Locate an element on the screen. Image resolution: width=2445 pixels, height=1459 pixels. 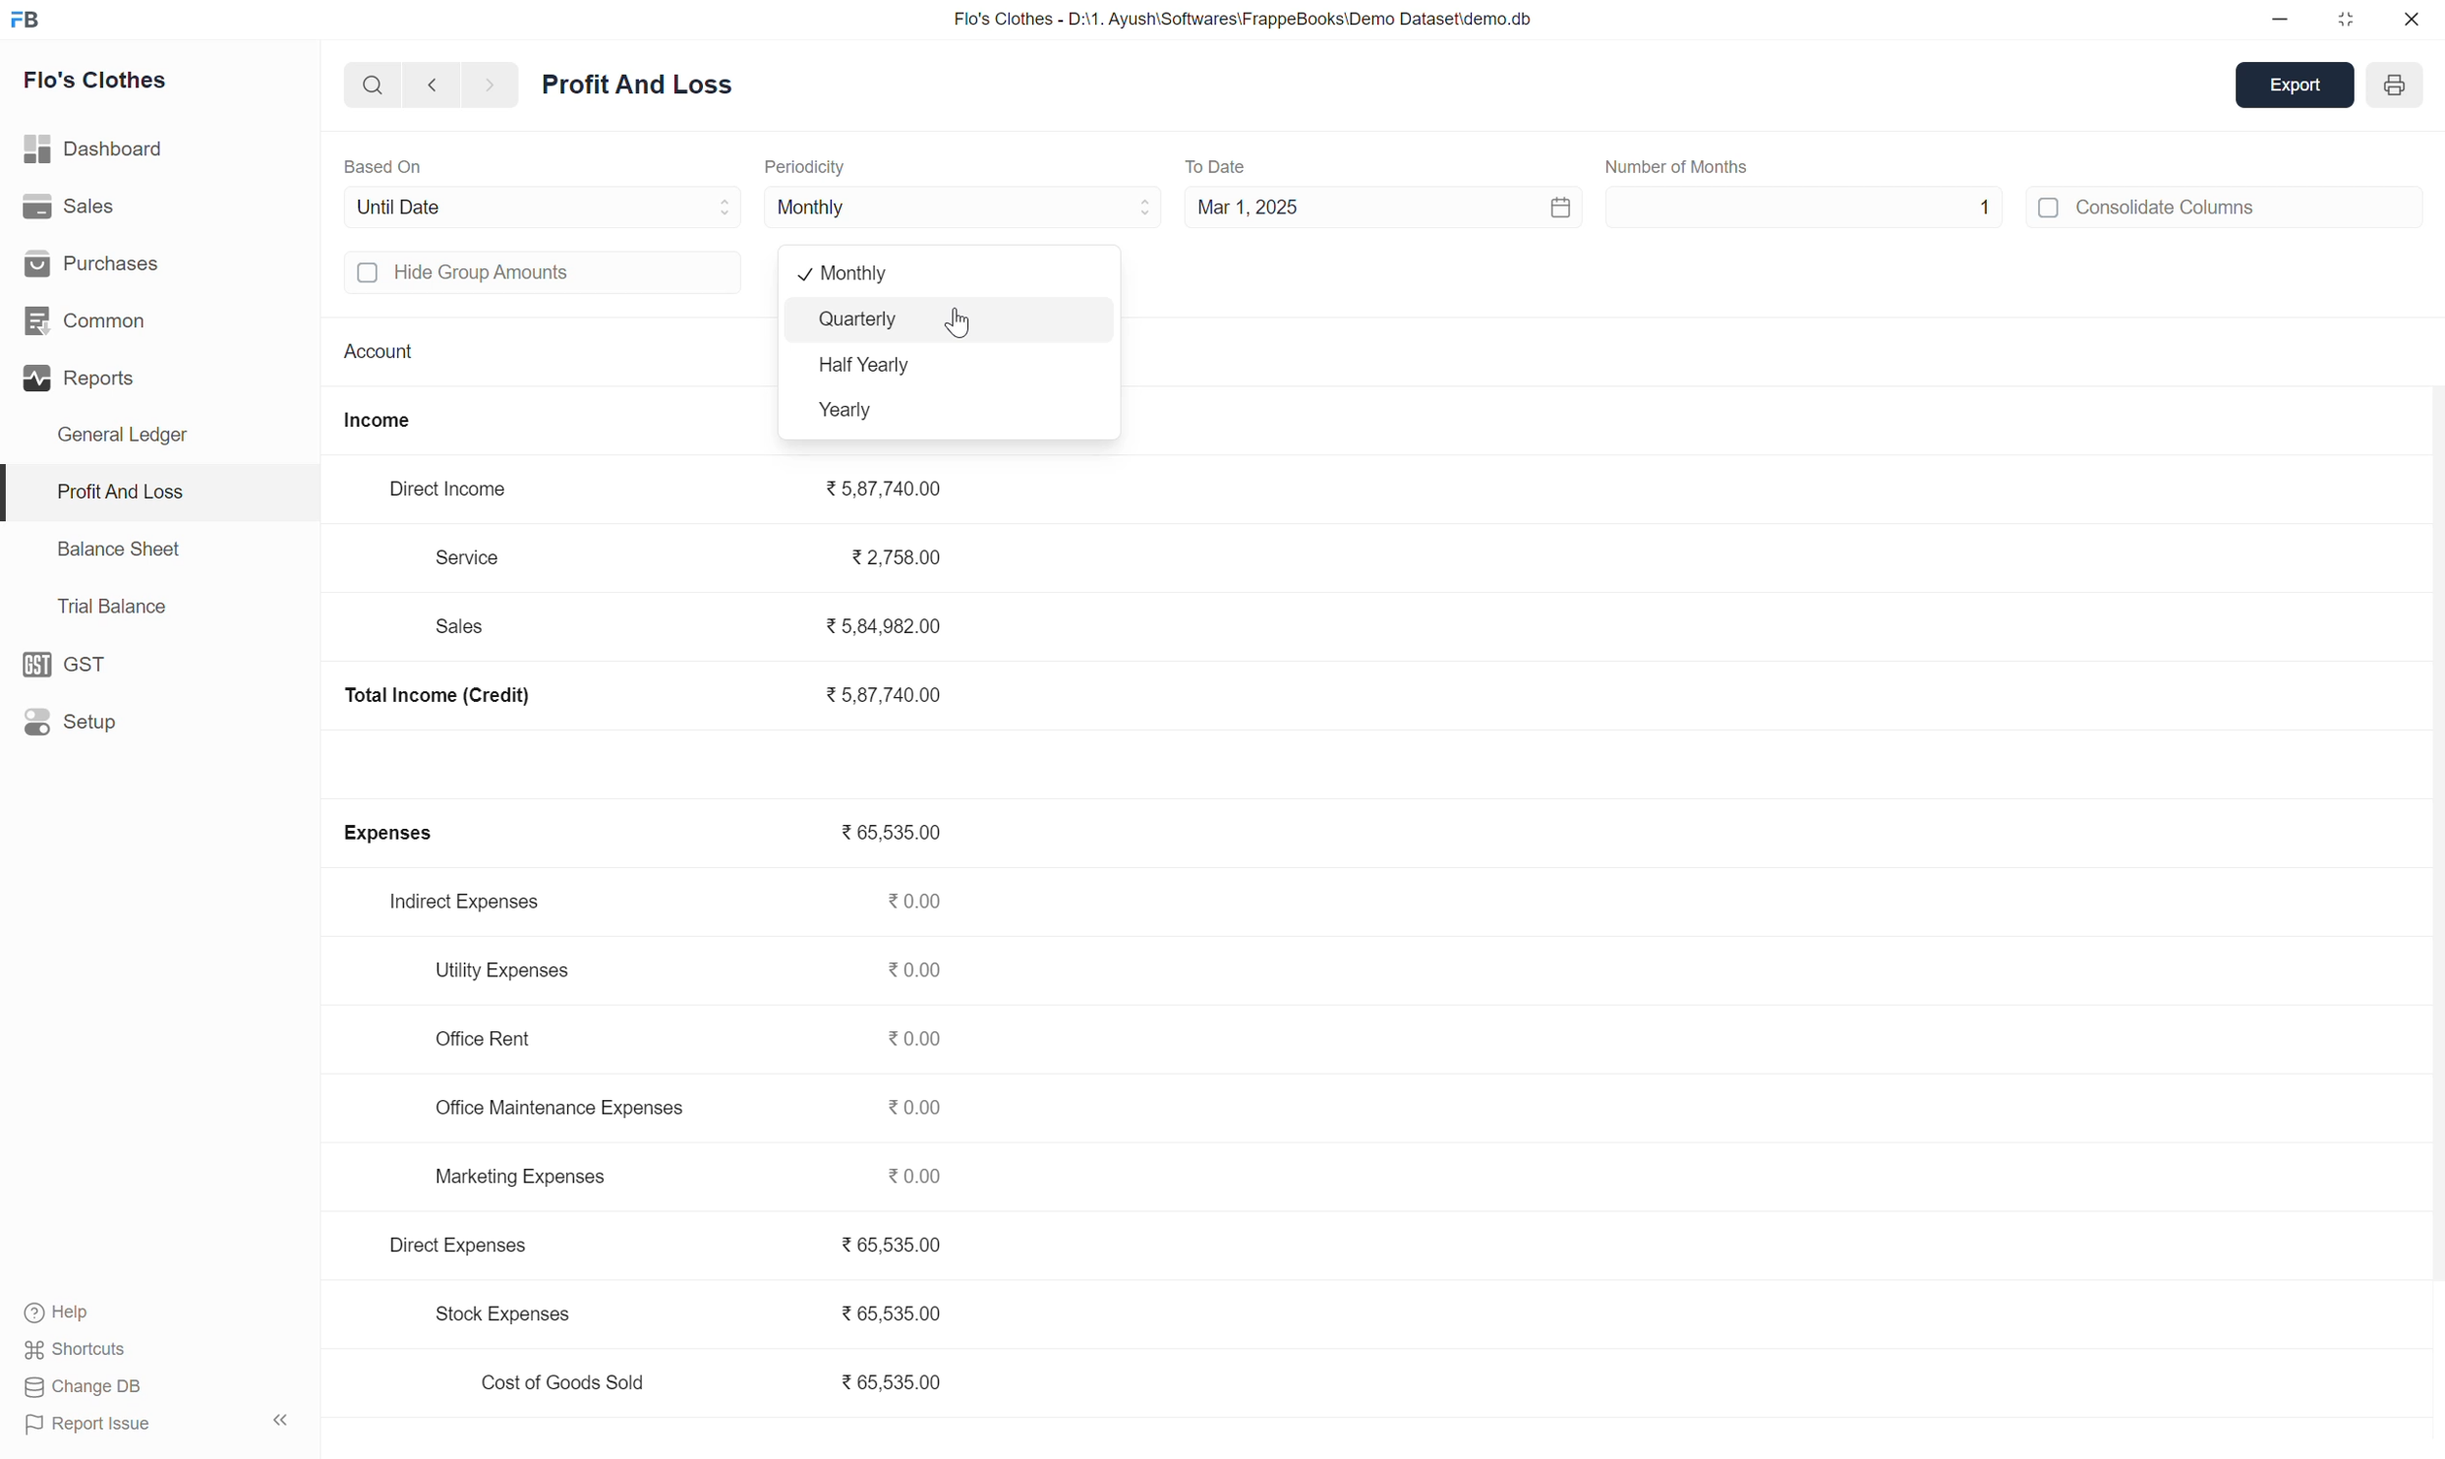
₹65,535.00 is located at coordinates (904, 1306).